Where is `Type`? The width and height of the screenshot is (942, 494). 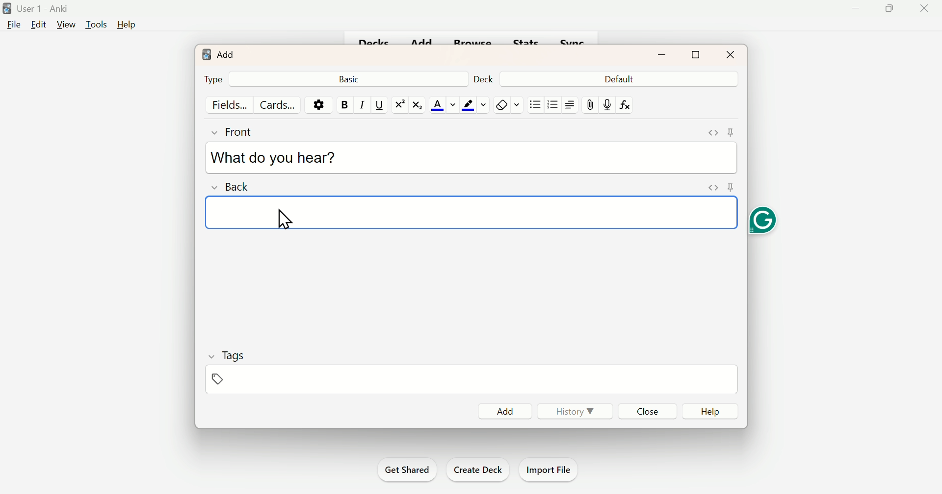
Type is located at coordinates (213, 78).